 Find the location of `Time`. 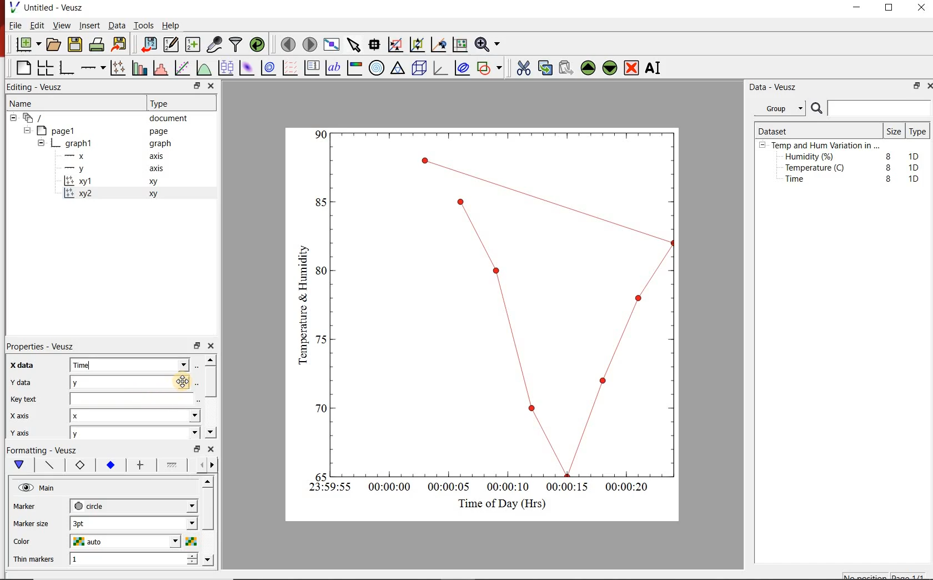

Time is located at coordinates (801, 182).